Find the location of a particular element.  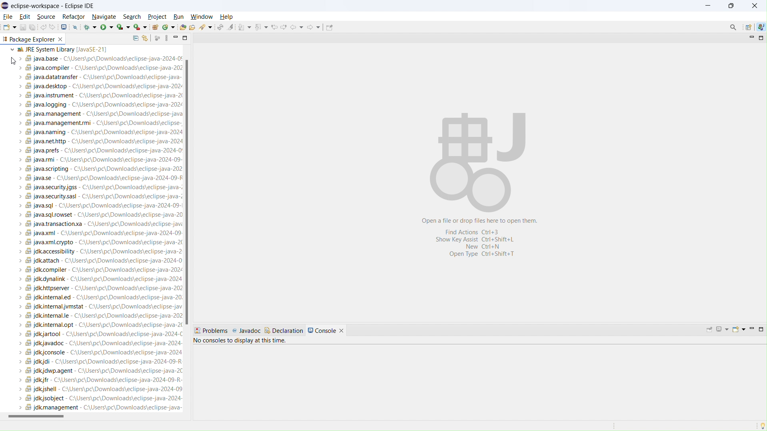

pin editor is located at coordinates (330, 28).